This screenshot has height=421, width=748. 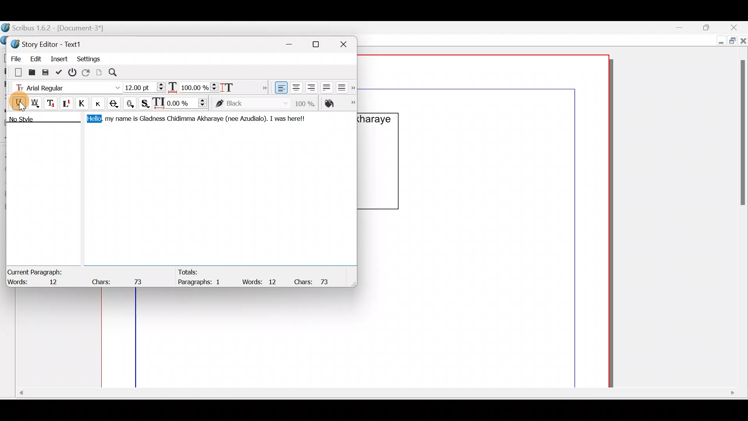 What do you see at coordinates (210, 119) in the screenshot?
I see `Akharaye` at bounding box center [210, 119].